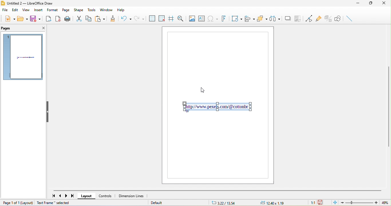 Image resolution: width=391 pixels, height=206 pixels. What do you see at coordinates (324, 203) in the screenshot?
I see `the document has not been modified since the last save` at bounding box center [324, 203].